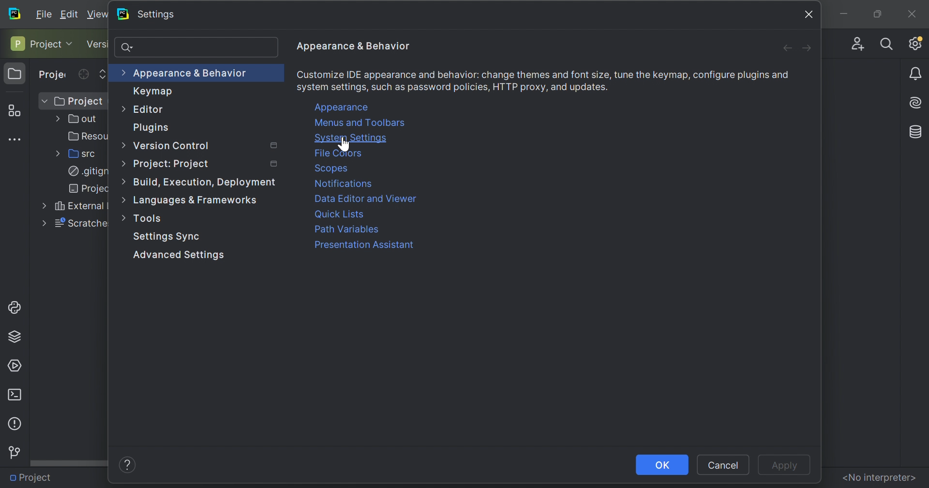 The width and height of the screenshot is (929, 488). Describe the element at coordinates (128, 464) in the screenshot. I see `Show help contents` at that location.